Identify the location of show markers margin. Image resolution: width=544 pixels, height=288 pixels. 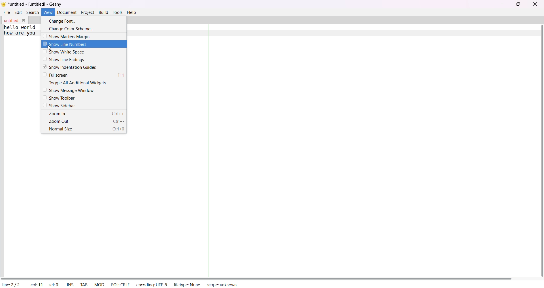
(68, 37).